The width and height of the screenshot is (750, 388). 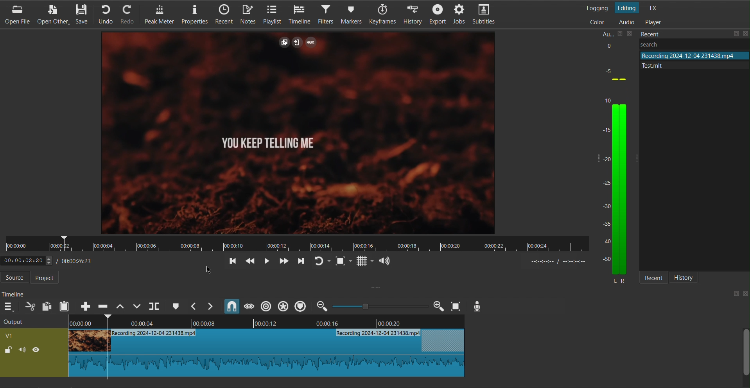 What do you see at coordinates (486, 16) in the screenshot?
I see `Subtitles` at bounding box center [486, 16].